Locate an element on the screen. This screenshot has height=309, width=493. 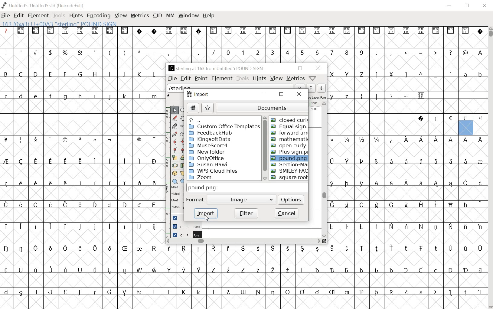
/ is located at coordinates (213, 53).